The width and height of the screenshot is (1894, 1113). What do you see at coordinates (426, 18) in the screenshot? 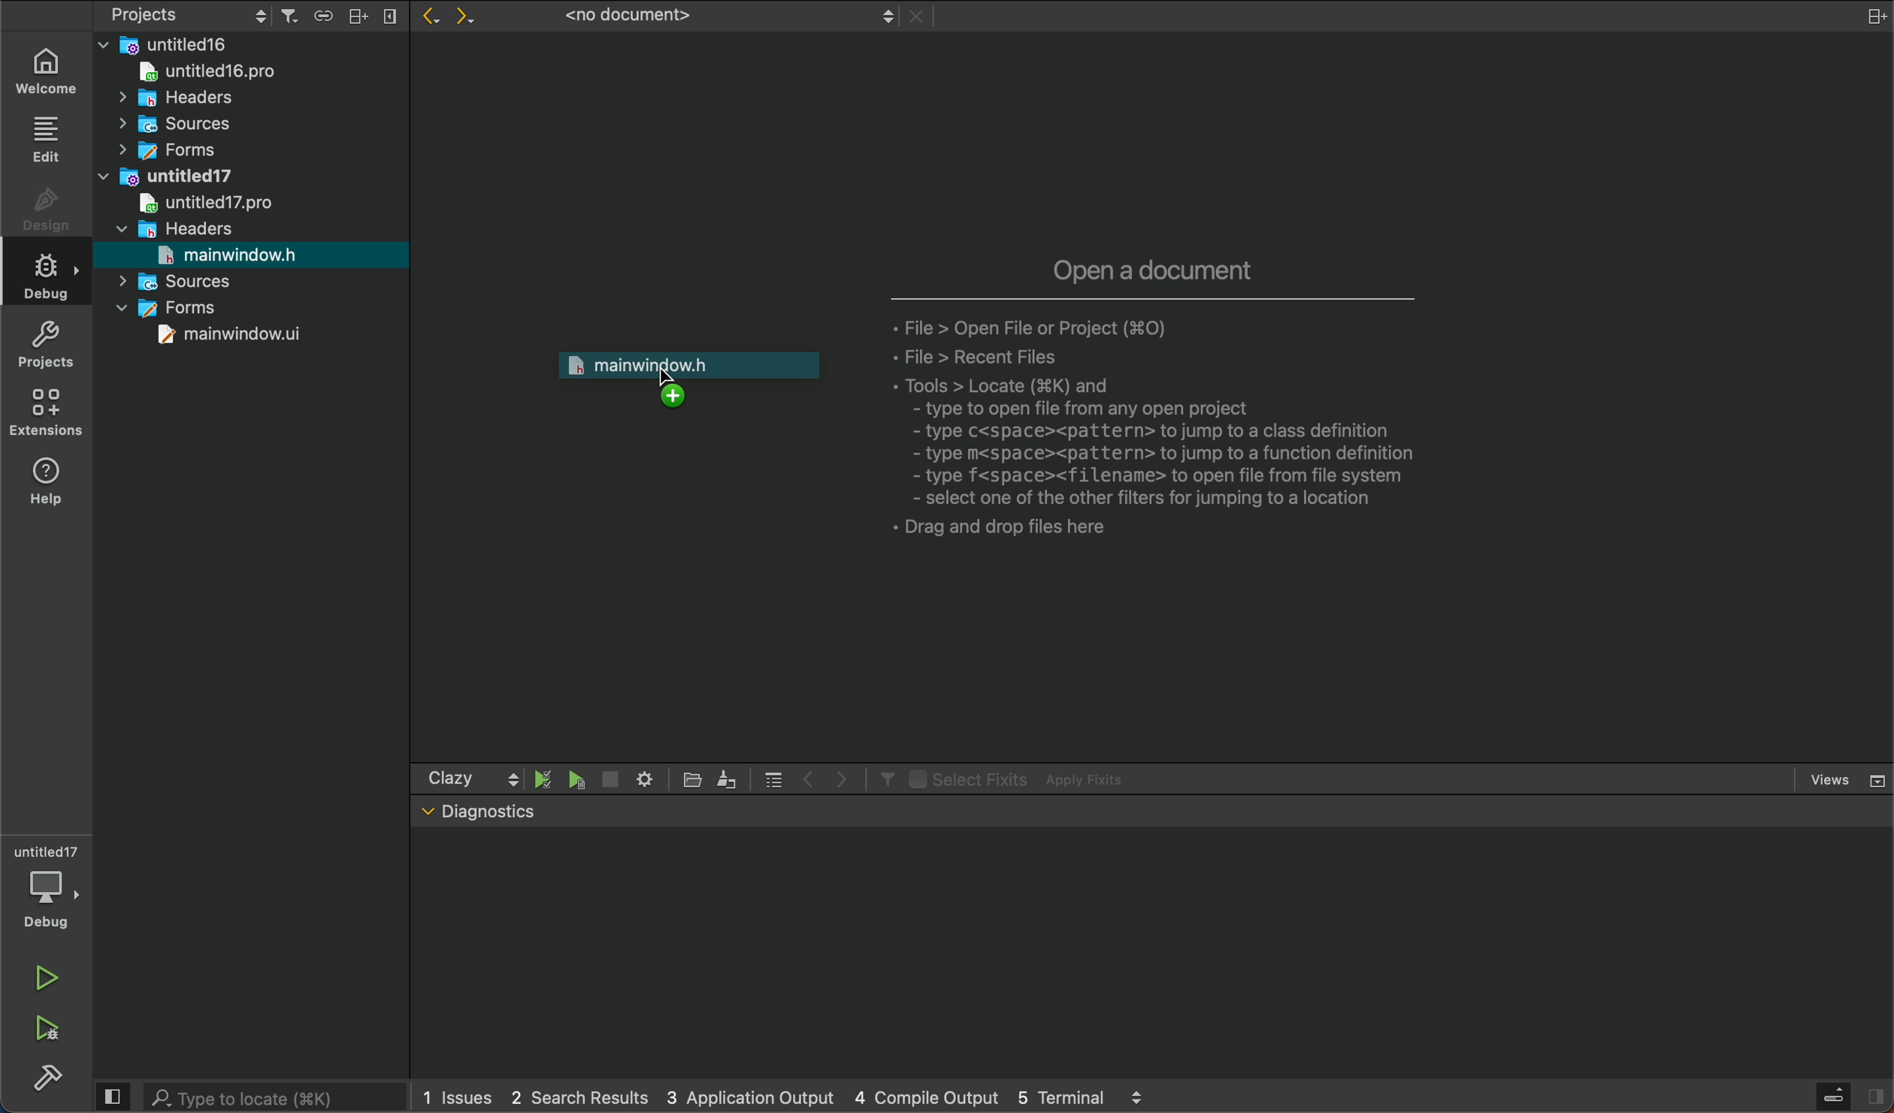
I see `Back` at bounding box center [426, 18].